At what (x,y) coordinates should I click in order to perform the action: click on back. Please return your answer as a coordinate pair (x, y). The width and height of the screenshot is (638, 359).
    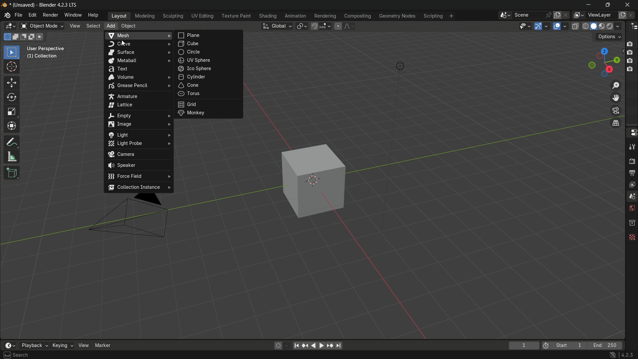
    Looking at the image, I should click on (313, 346).